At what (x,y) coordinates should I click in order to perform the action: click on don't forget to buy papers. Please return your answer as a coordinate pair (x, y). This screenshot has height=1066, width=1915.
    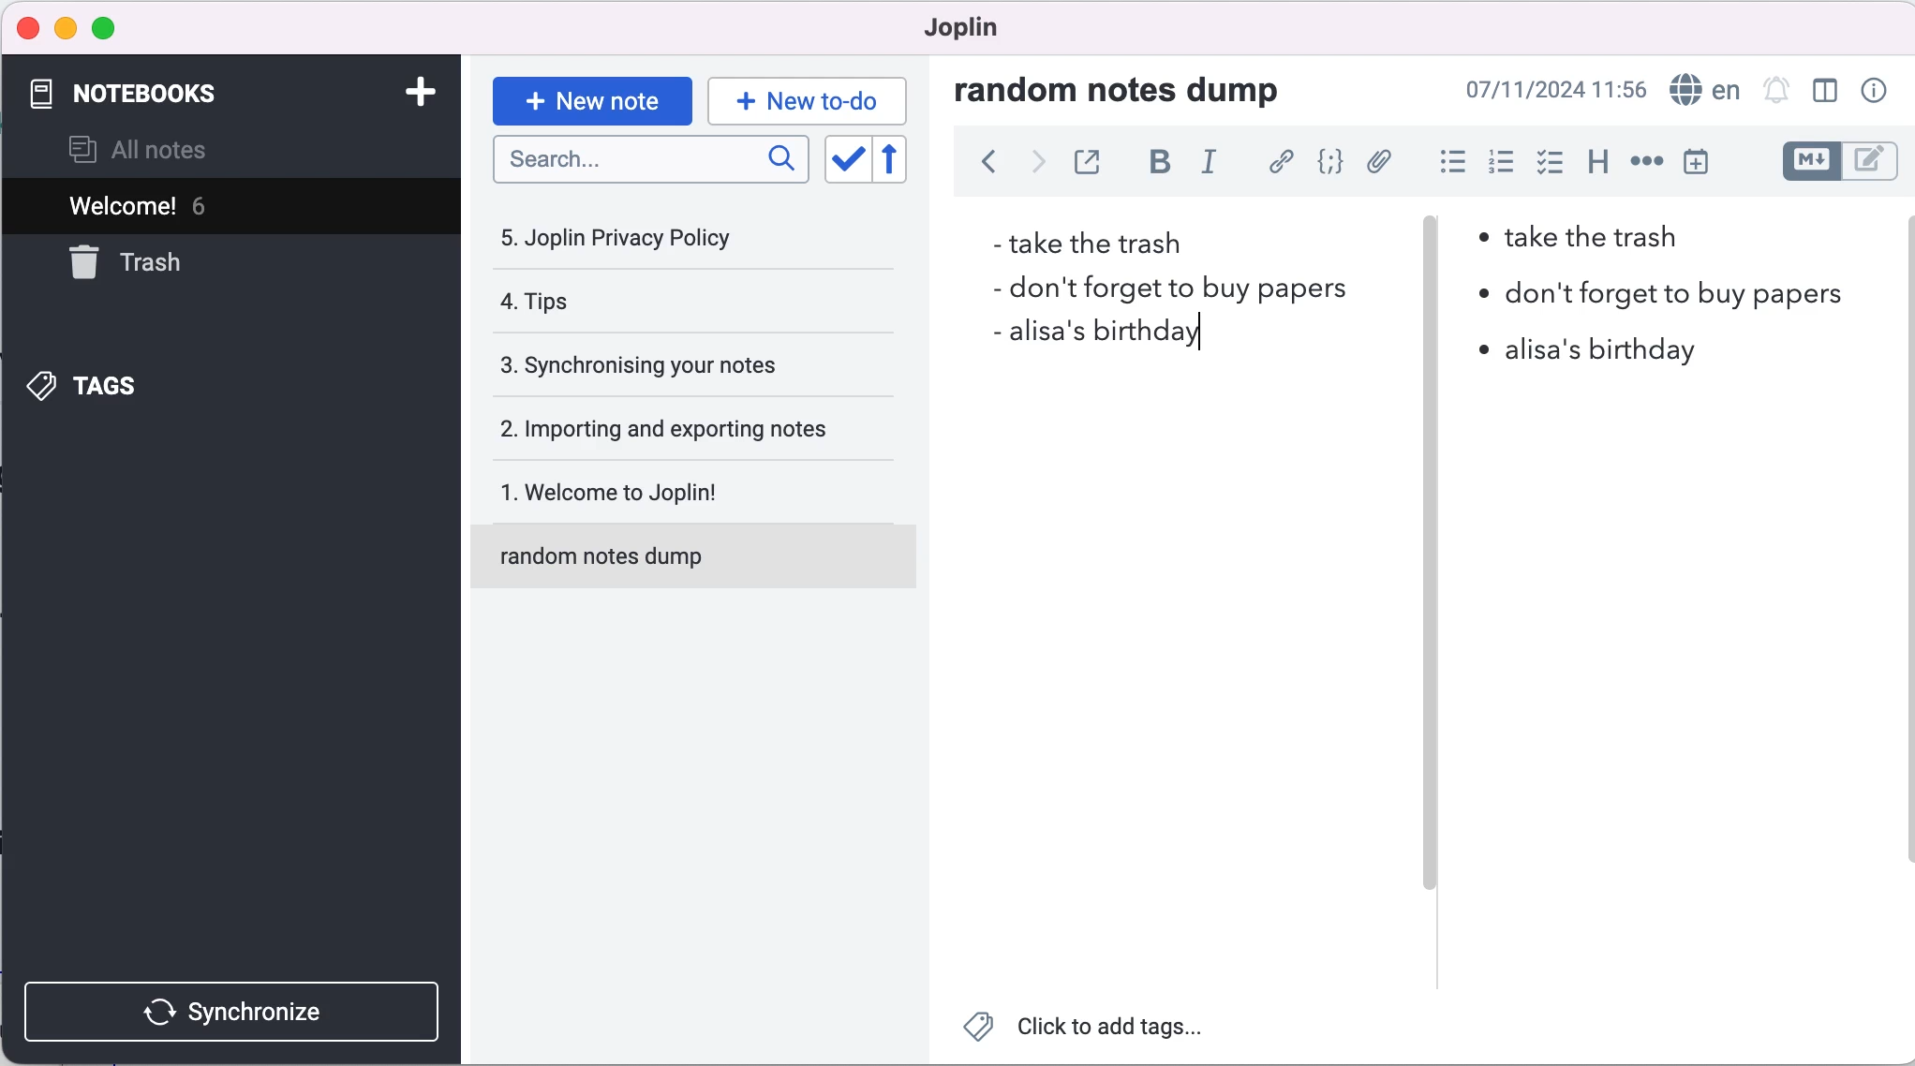
    Looking at the image, I should click on (1659, 293).